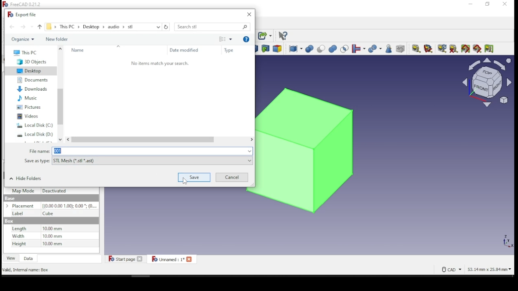  I want to click on music, so click(32, 98).